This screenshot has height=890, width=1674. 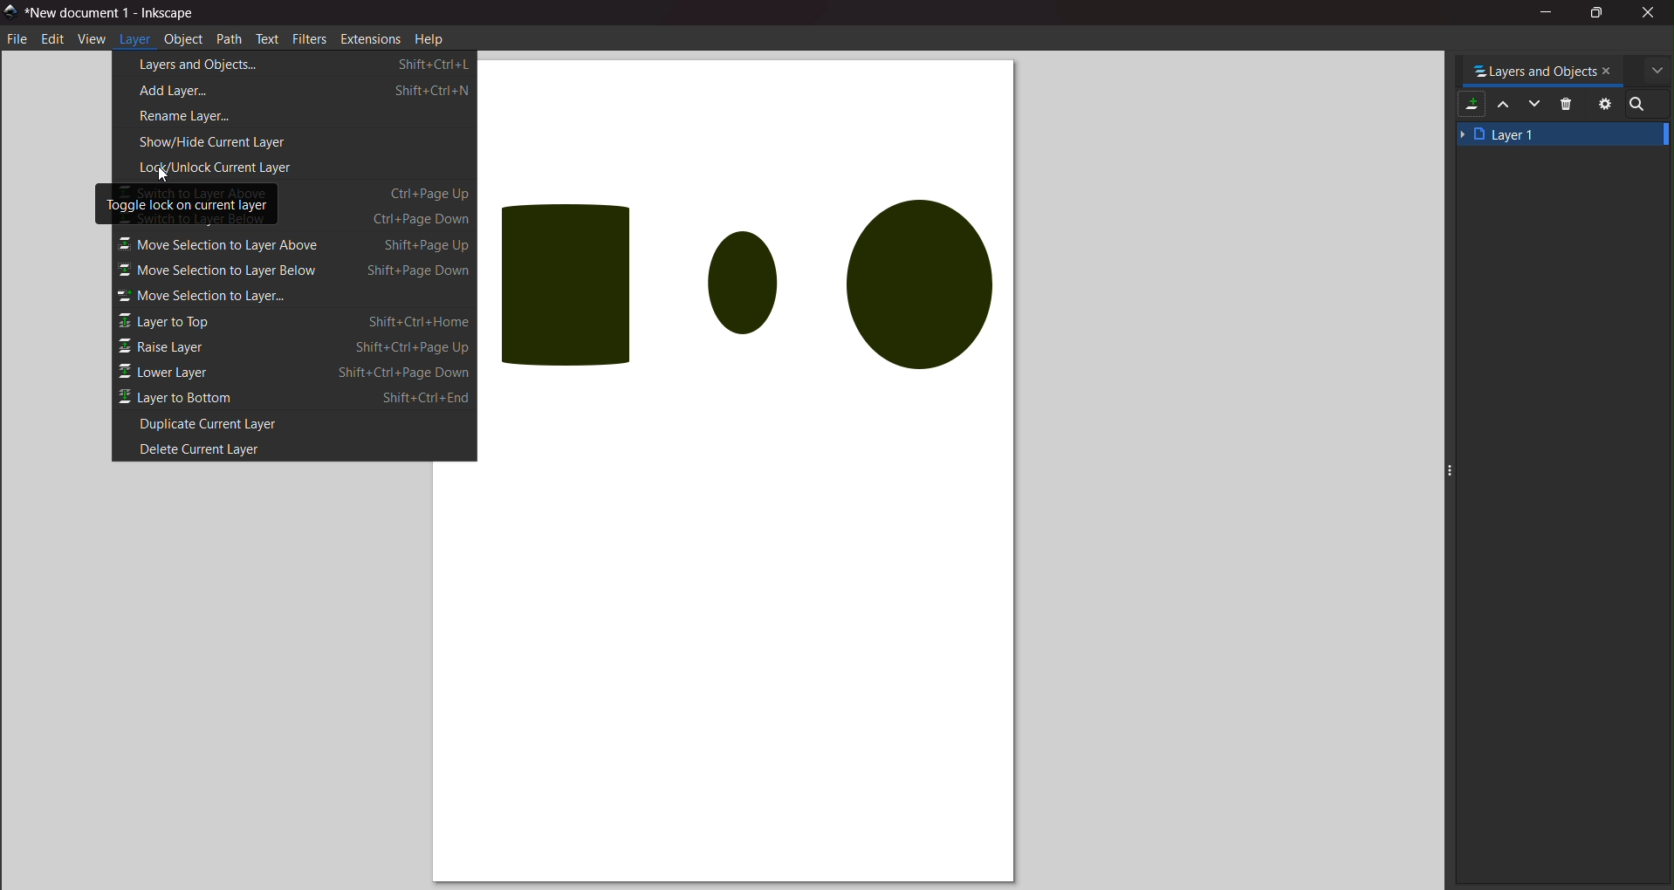 I want to click on path, so click(x=230, y=39).